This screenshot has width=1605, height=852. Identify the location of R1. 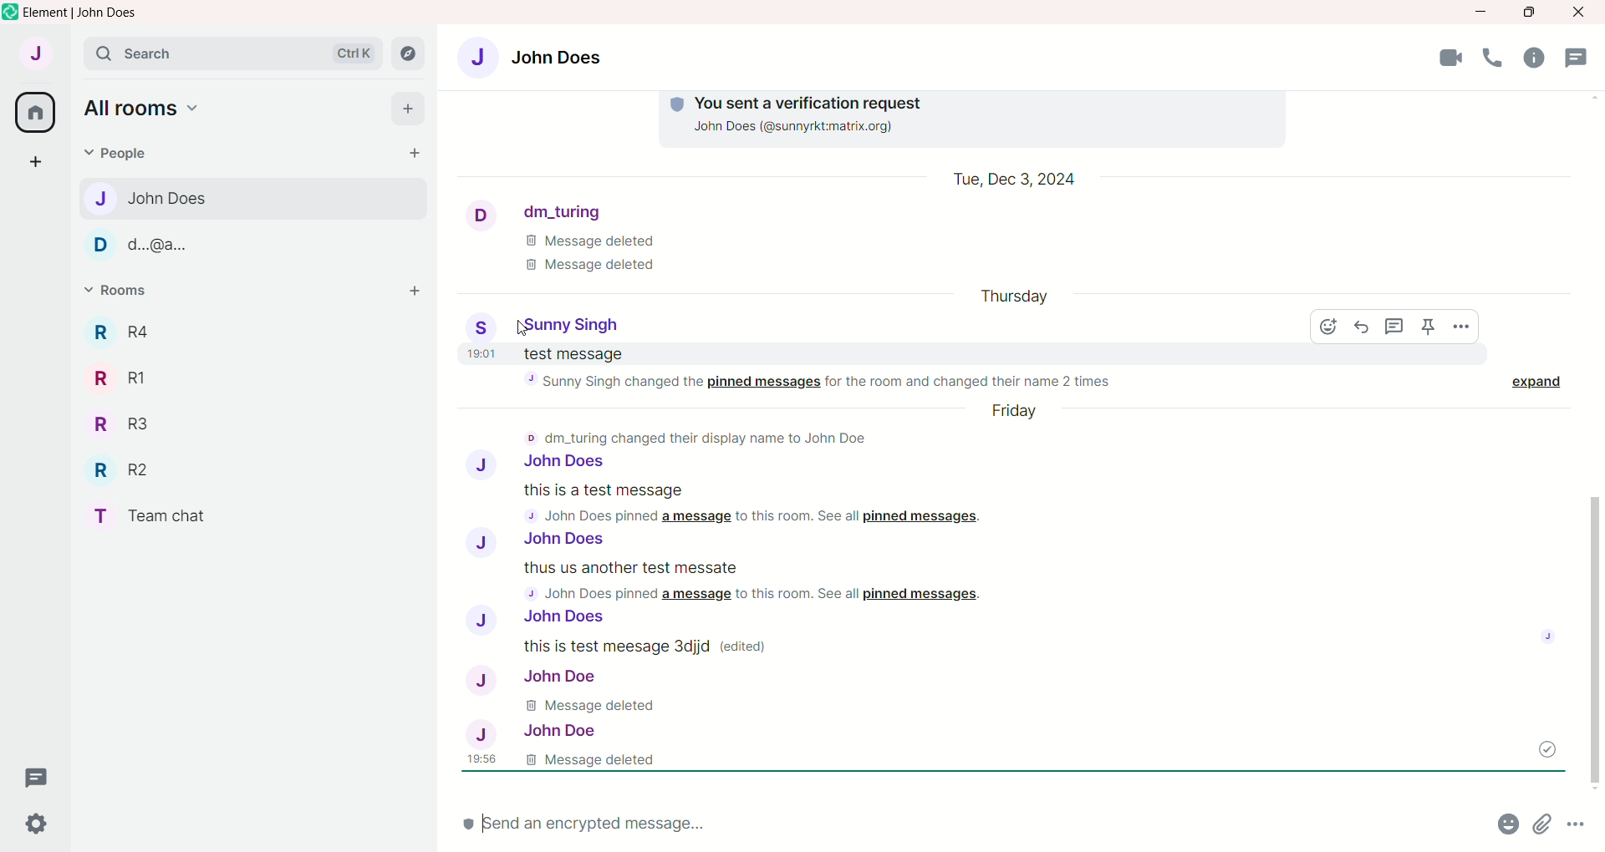
(121, 377).